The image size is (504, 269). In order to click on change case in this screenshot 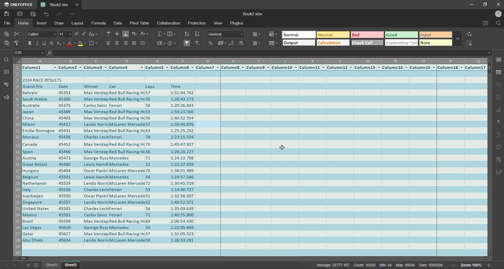, I will do `click(93, 34)`.